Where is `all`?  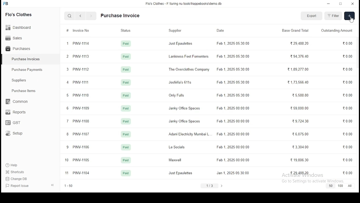 all is located at coordinates (350, 186).